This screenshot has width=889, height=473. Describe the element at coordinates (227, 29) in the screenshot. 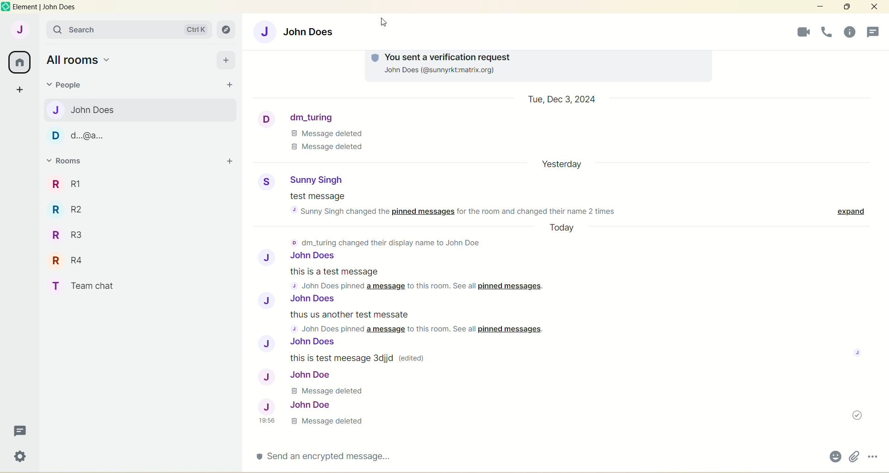

I see `explore rooms` at that location.